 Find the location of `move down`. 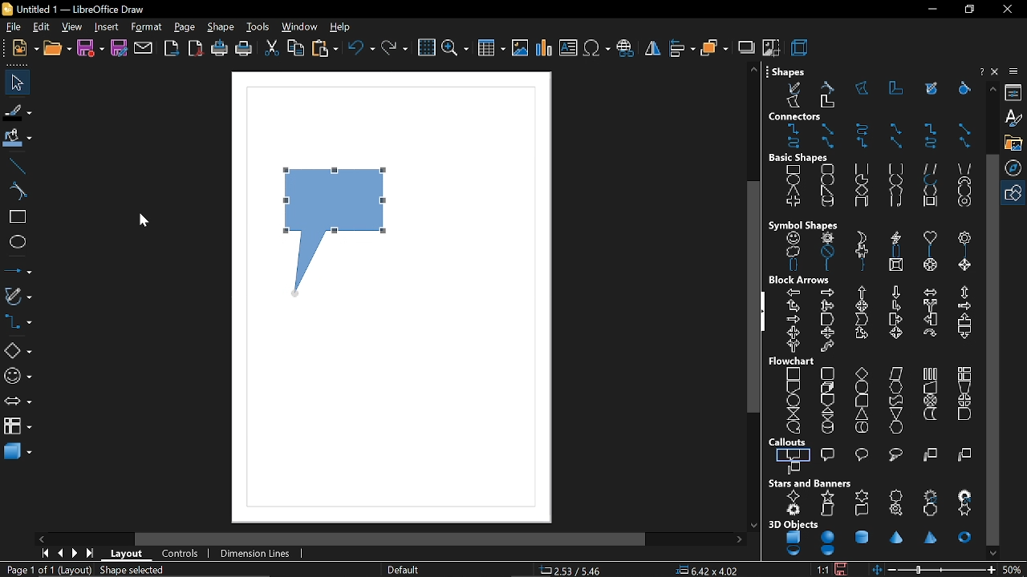

move down is located at coordinates (992, 553).